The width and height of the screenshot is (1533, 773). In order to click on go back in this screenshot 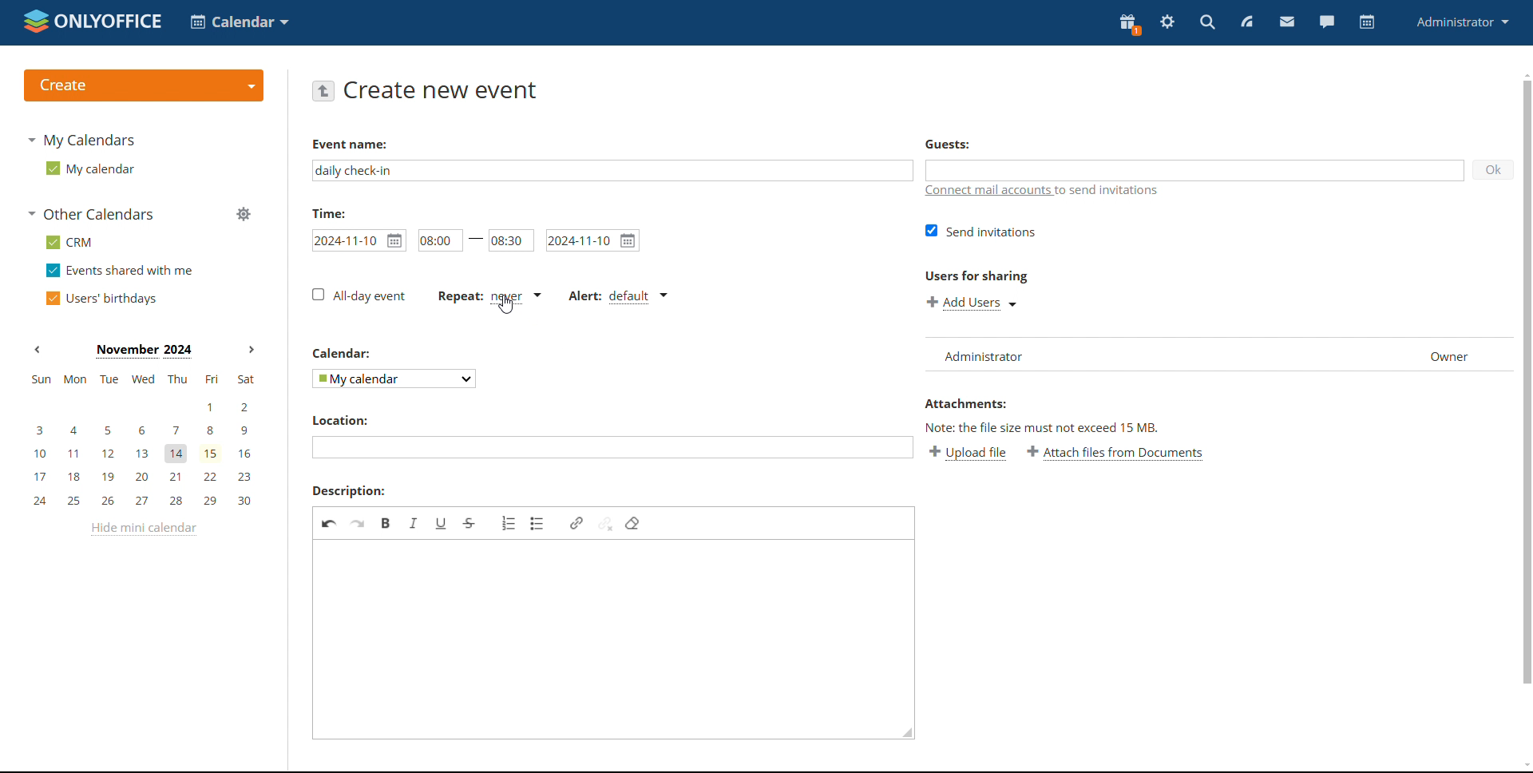, I will do `click(323, 90)`.